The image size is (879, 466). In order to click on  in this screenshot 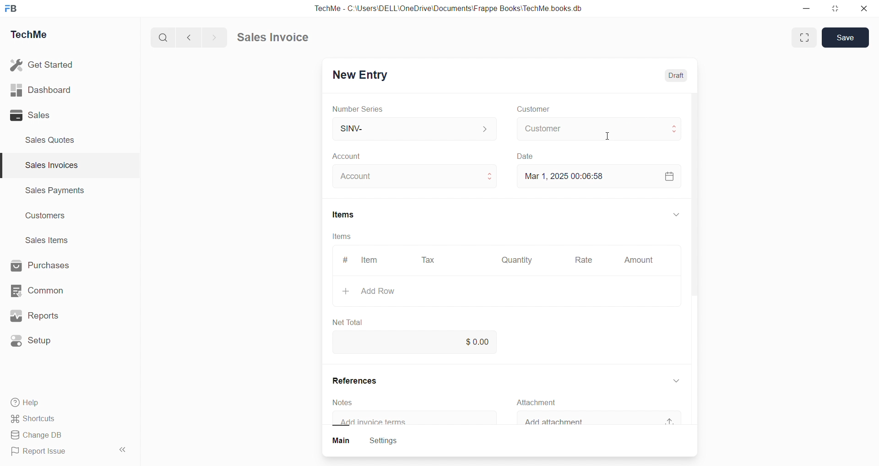, I will do `click(342, 441)`.